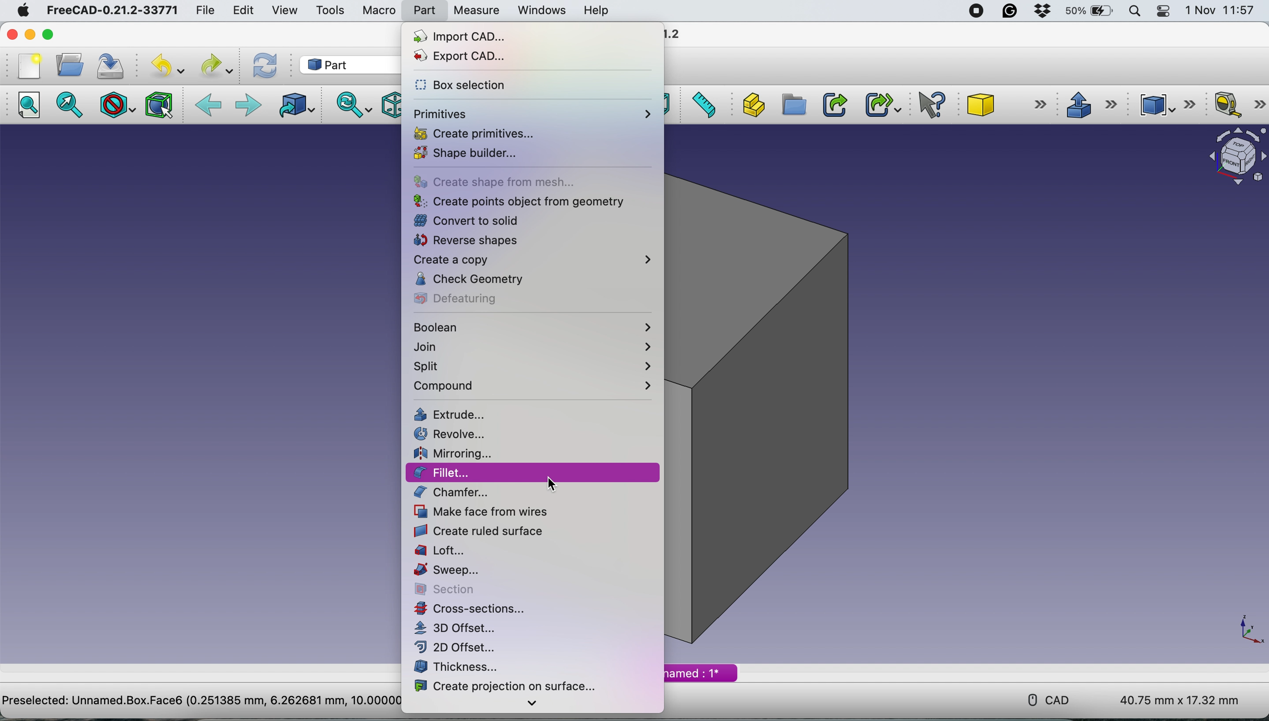  I want to click on grammarly, so click(1013, 11).